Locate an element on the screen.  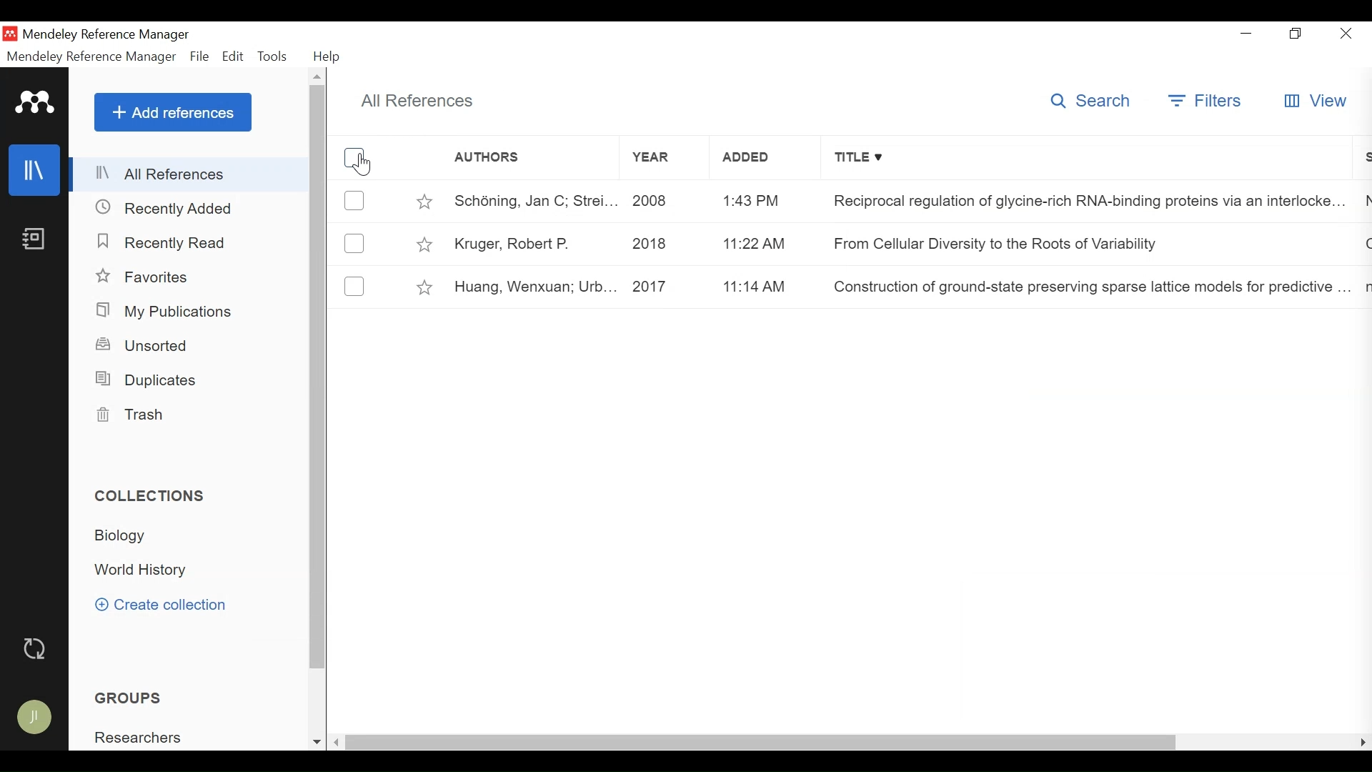
Add Reference is located at coordinates (172, 112).